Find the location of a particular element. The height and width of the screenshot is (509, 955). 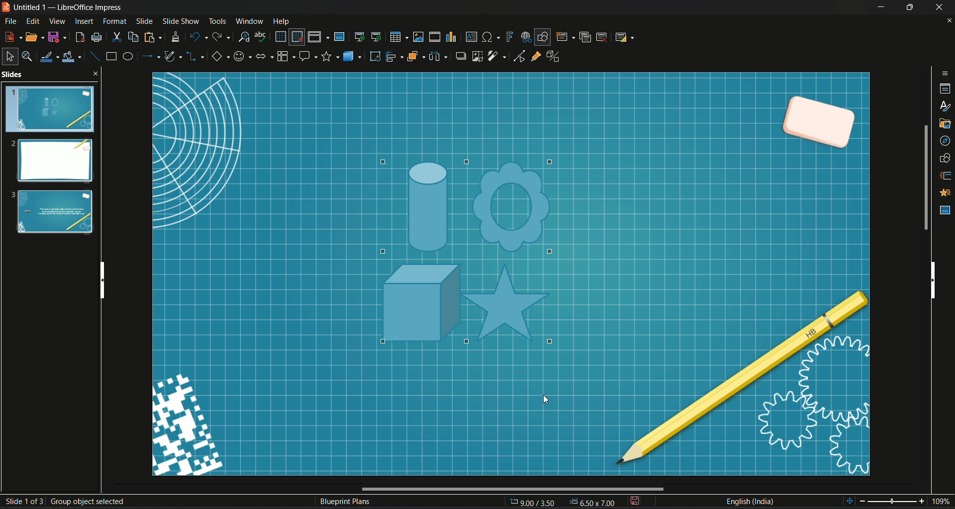

master slide is located at coordinates (946, 210).